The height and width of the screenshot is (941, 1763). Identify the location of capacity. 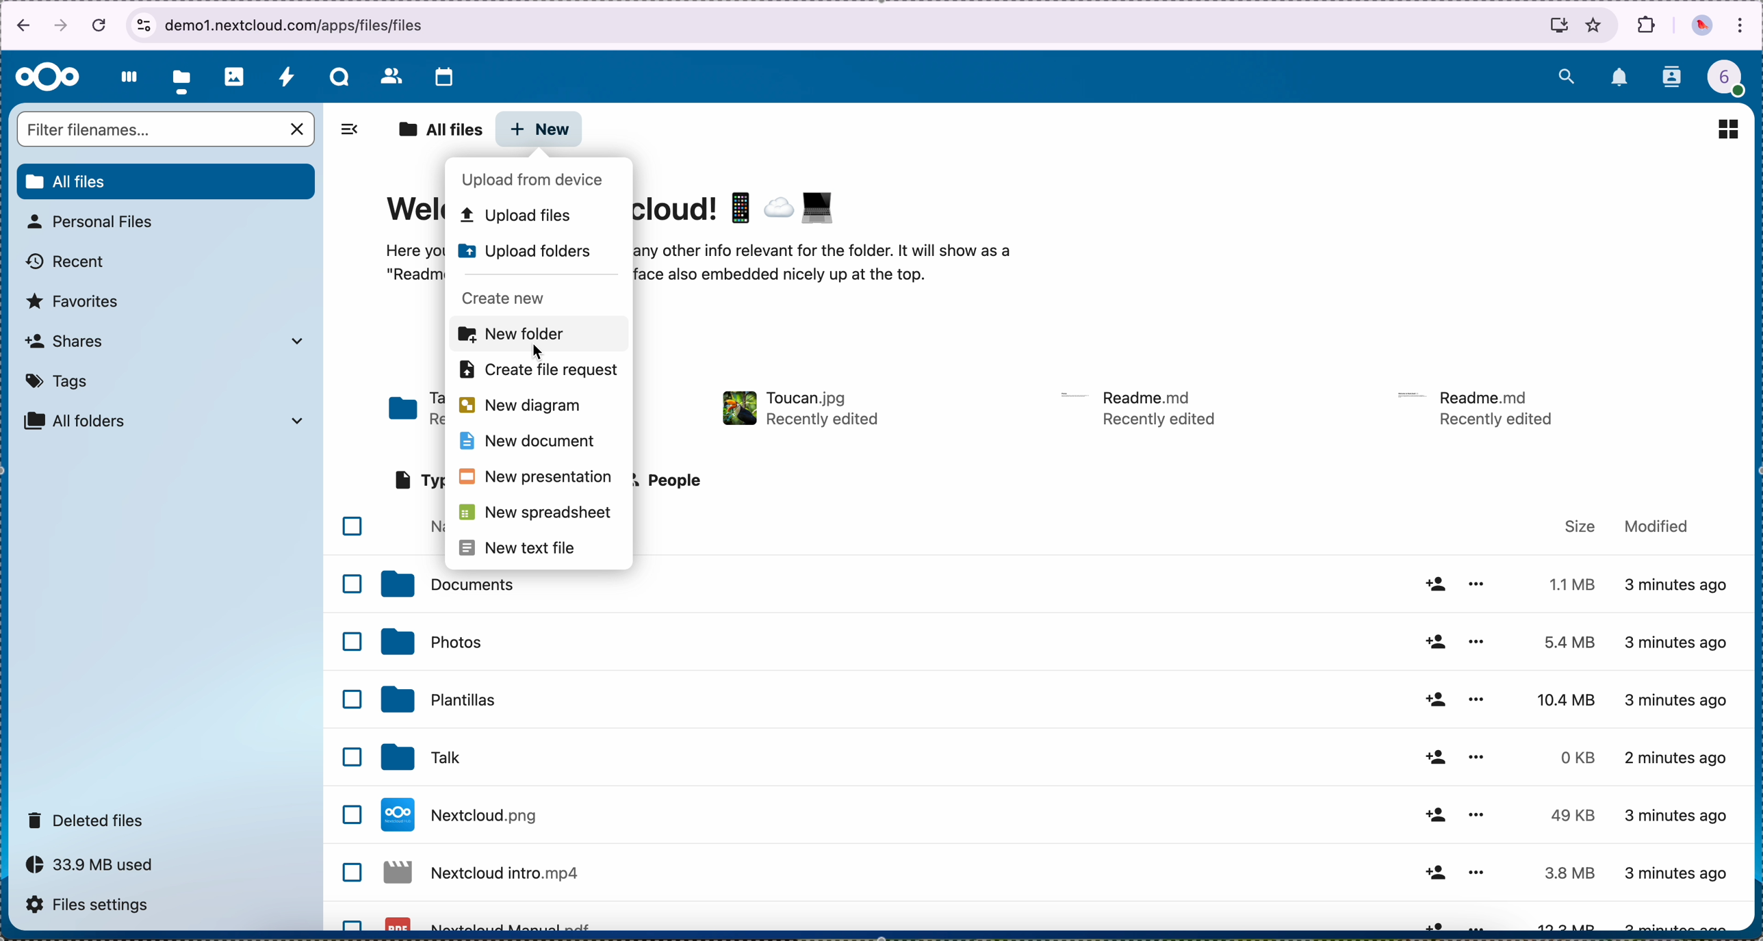
(97, 868).